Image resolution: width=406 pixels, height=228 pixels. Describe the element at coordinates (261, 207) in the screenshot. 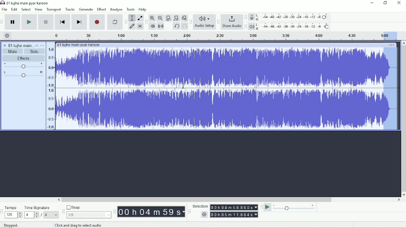

I see `Audacity play-at-speed toolbar` at that location.